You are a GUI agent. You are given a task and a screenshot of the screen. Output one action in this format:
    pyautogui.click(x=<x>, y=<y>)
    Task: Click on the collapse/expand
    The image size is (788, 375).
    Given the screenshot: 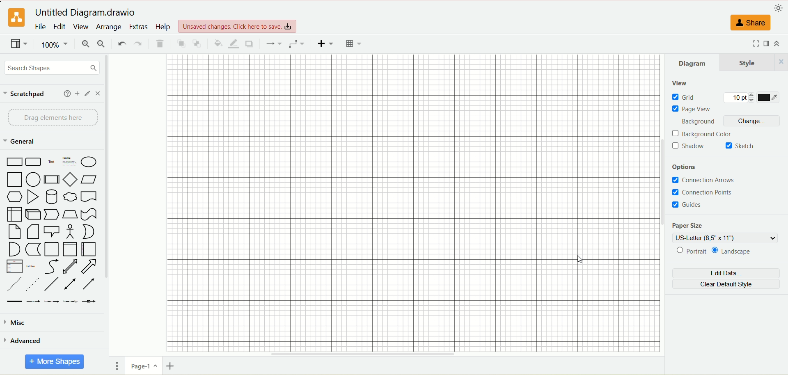 What is the action you would take?
    pyautogui.click(x=779, y=43)
    